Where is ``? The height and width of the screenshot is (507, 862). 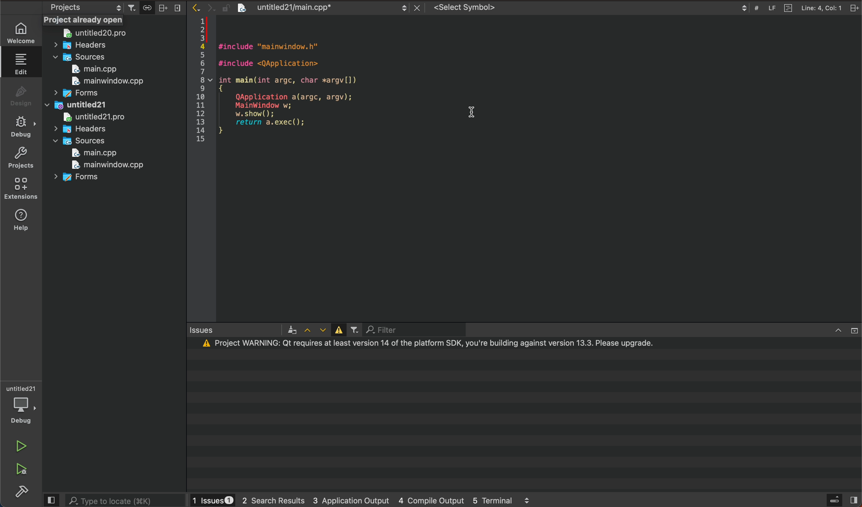
 is located at coordinates (155, 8).